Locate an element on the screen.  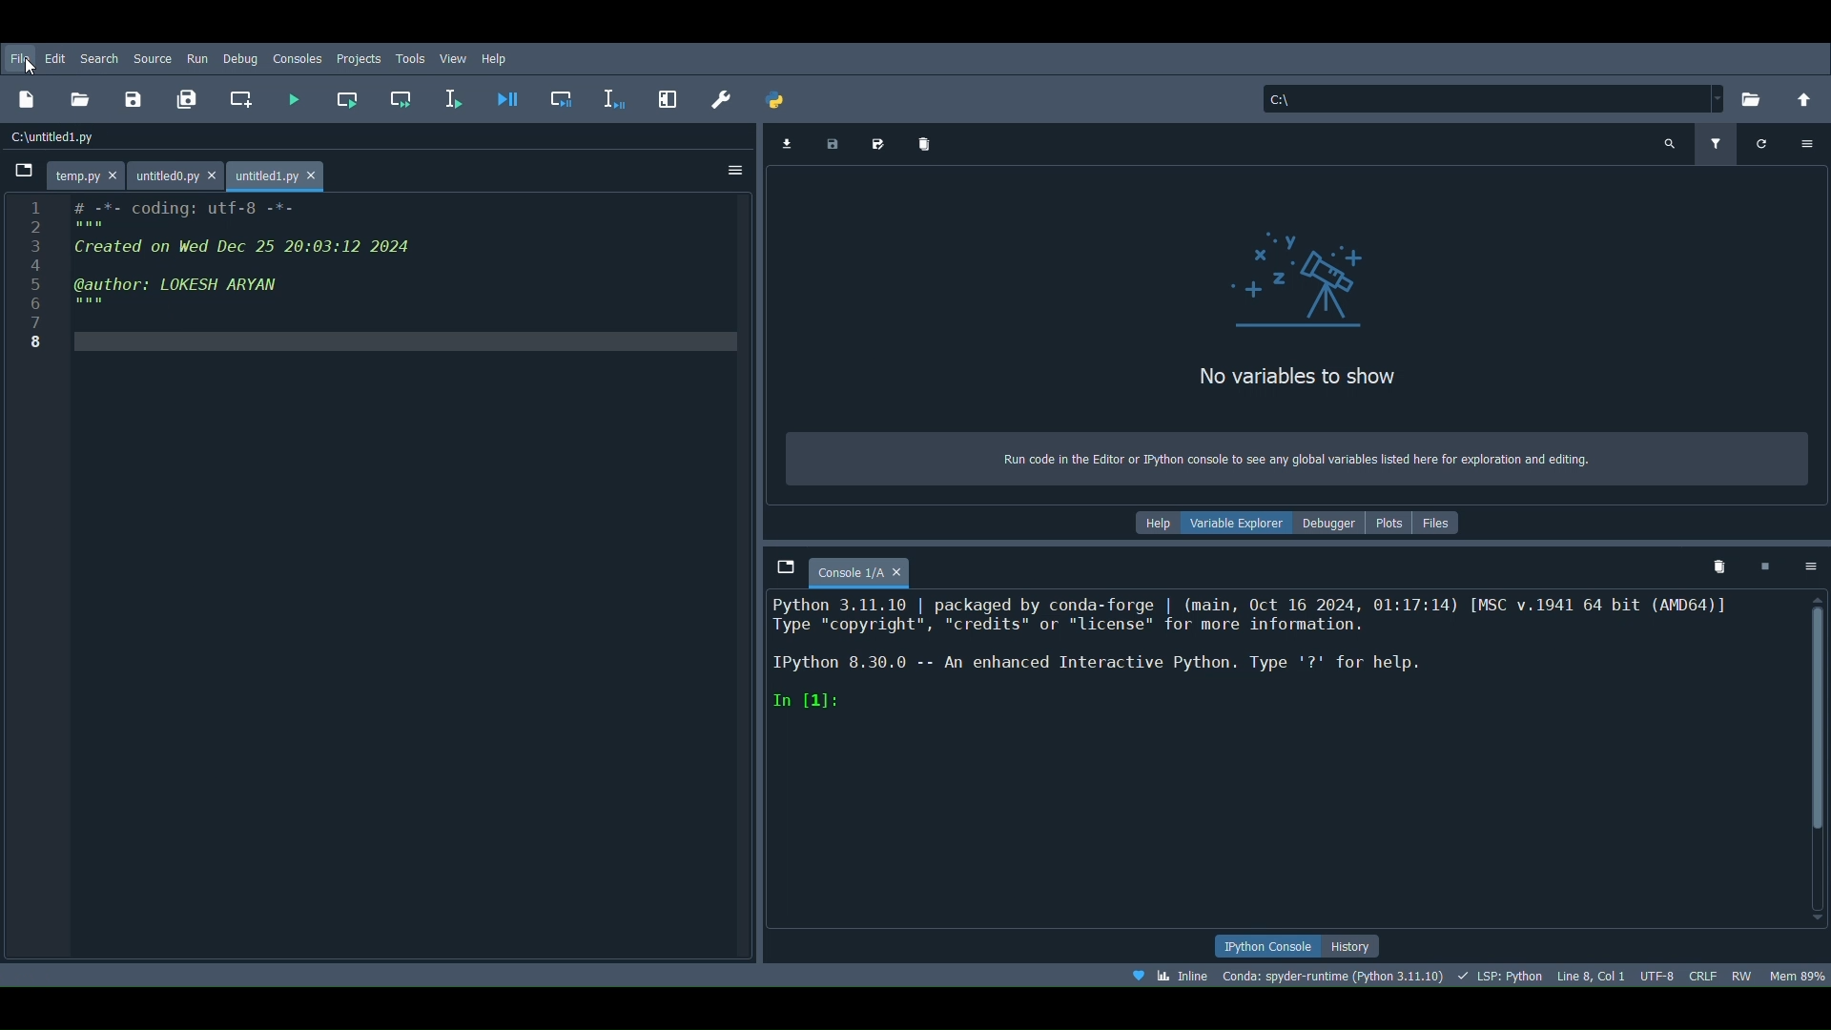
C:\untitled1.py is located at coordinates (56, 135).